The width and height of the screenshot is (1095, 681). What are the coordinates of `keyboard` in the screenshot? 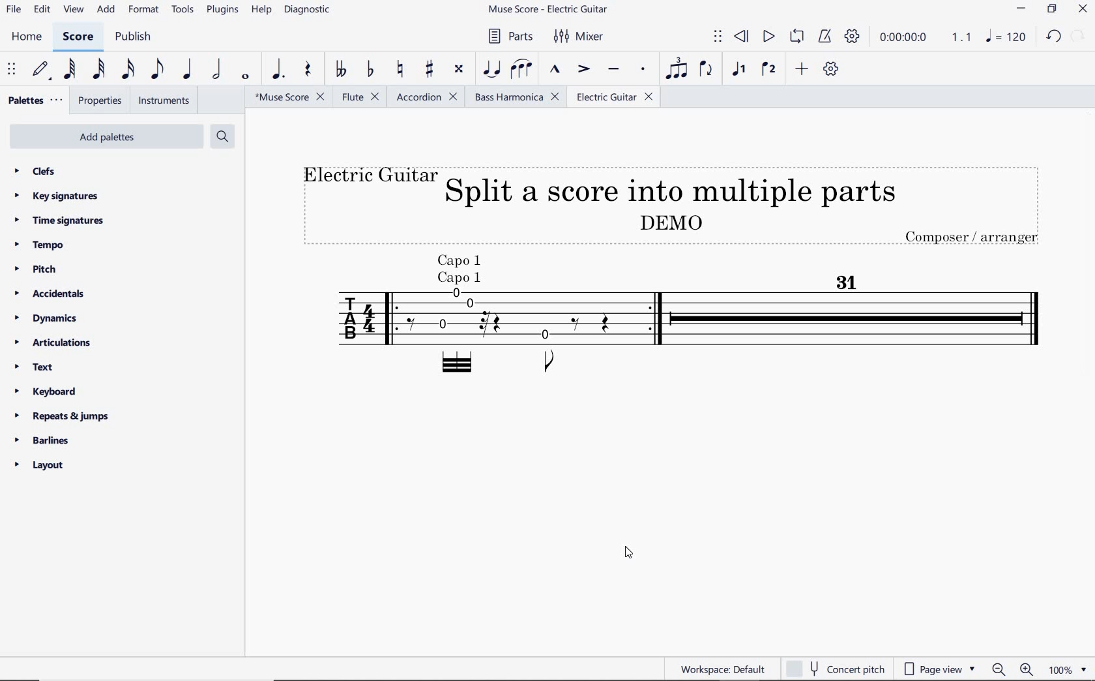 It's located at (47, 393).